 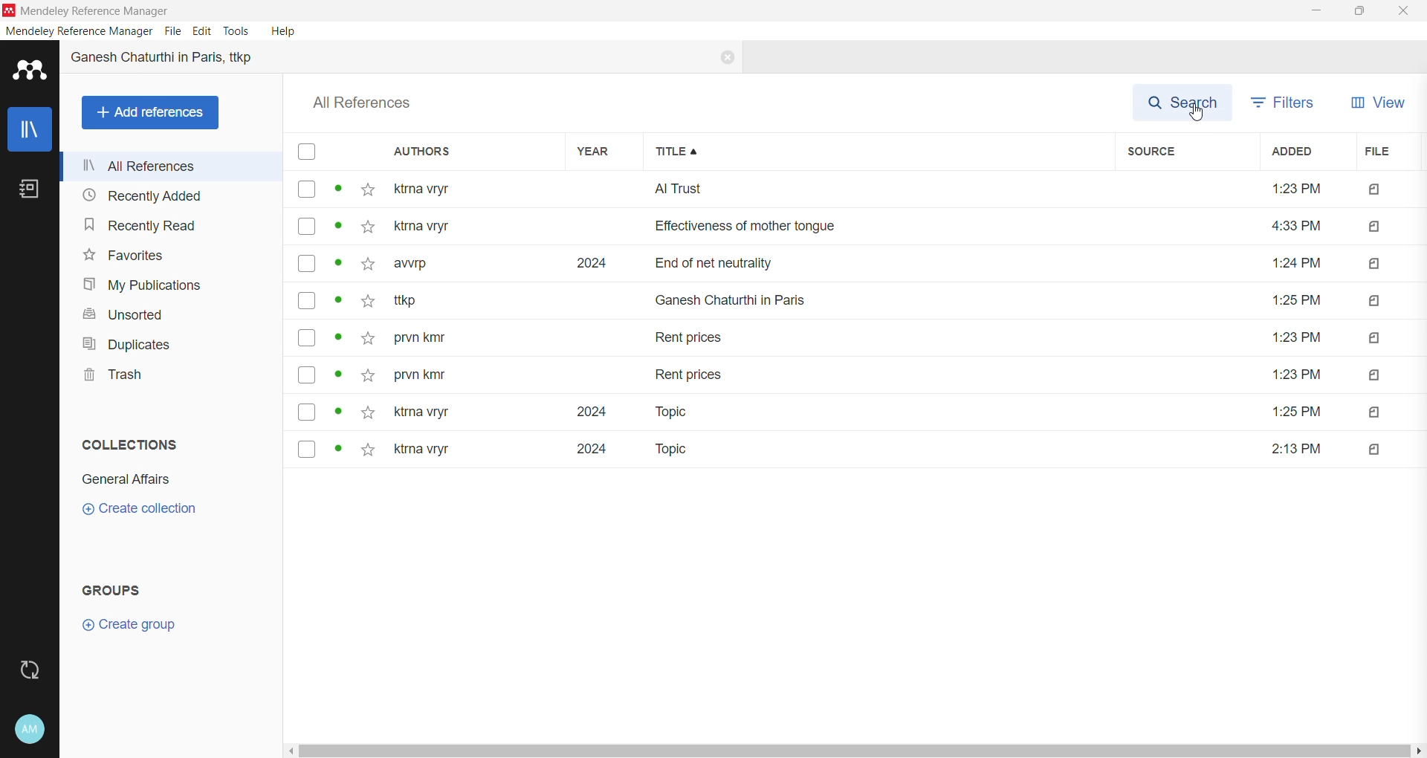 I want to click on Library, so click(x=28, y=129).